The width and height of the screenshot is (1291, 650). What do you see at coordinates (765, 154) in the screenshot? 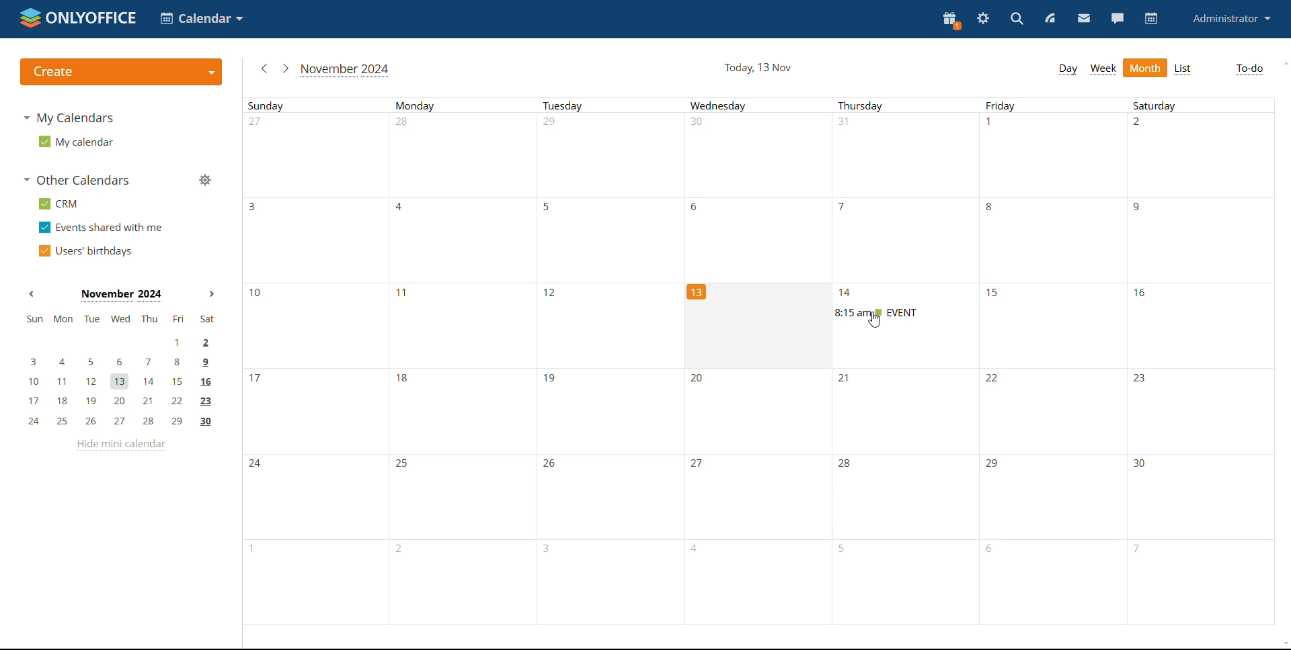
I see `unallocated time slots from 27 October to 2 November` at bounding box center [765, 154].